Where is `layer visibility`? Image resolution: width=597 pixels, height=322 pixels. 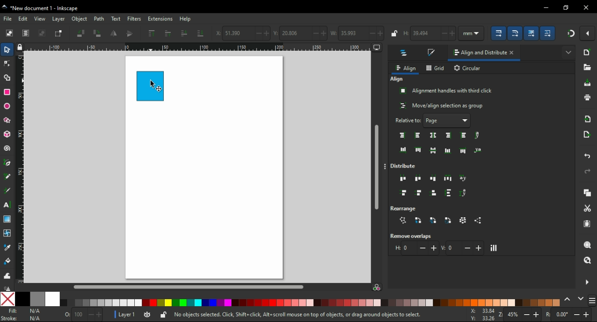
layer visibility is located at coordinates (146, 314).